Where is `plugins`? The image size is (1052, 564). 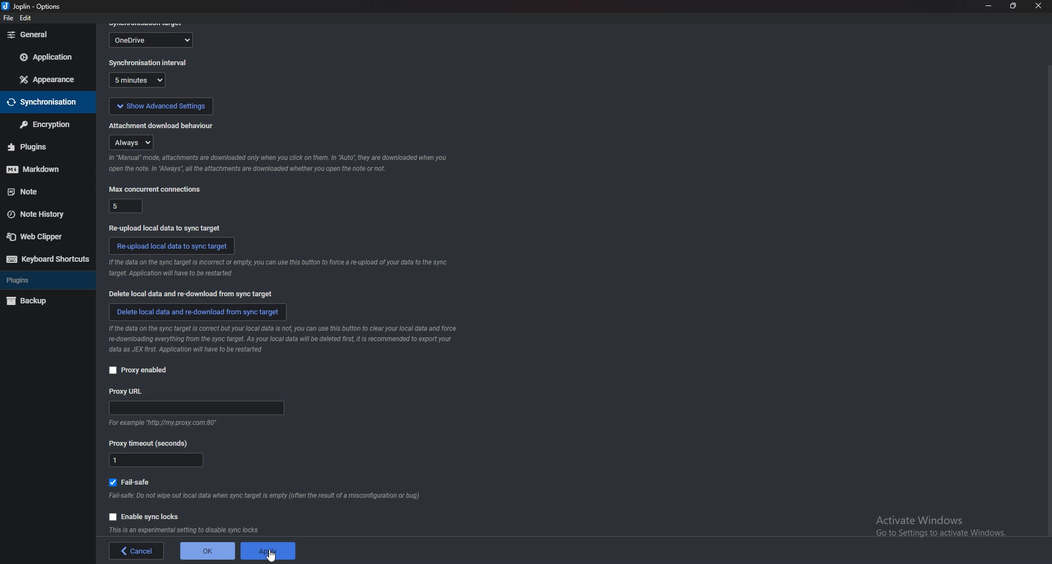 plugins is located at coordinates (43, 281).